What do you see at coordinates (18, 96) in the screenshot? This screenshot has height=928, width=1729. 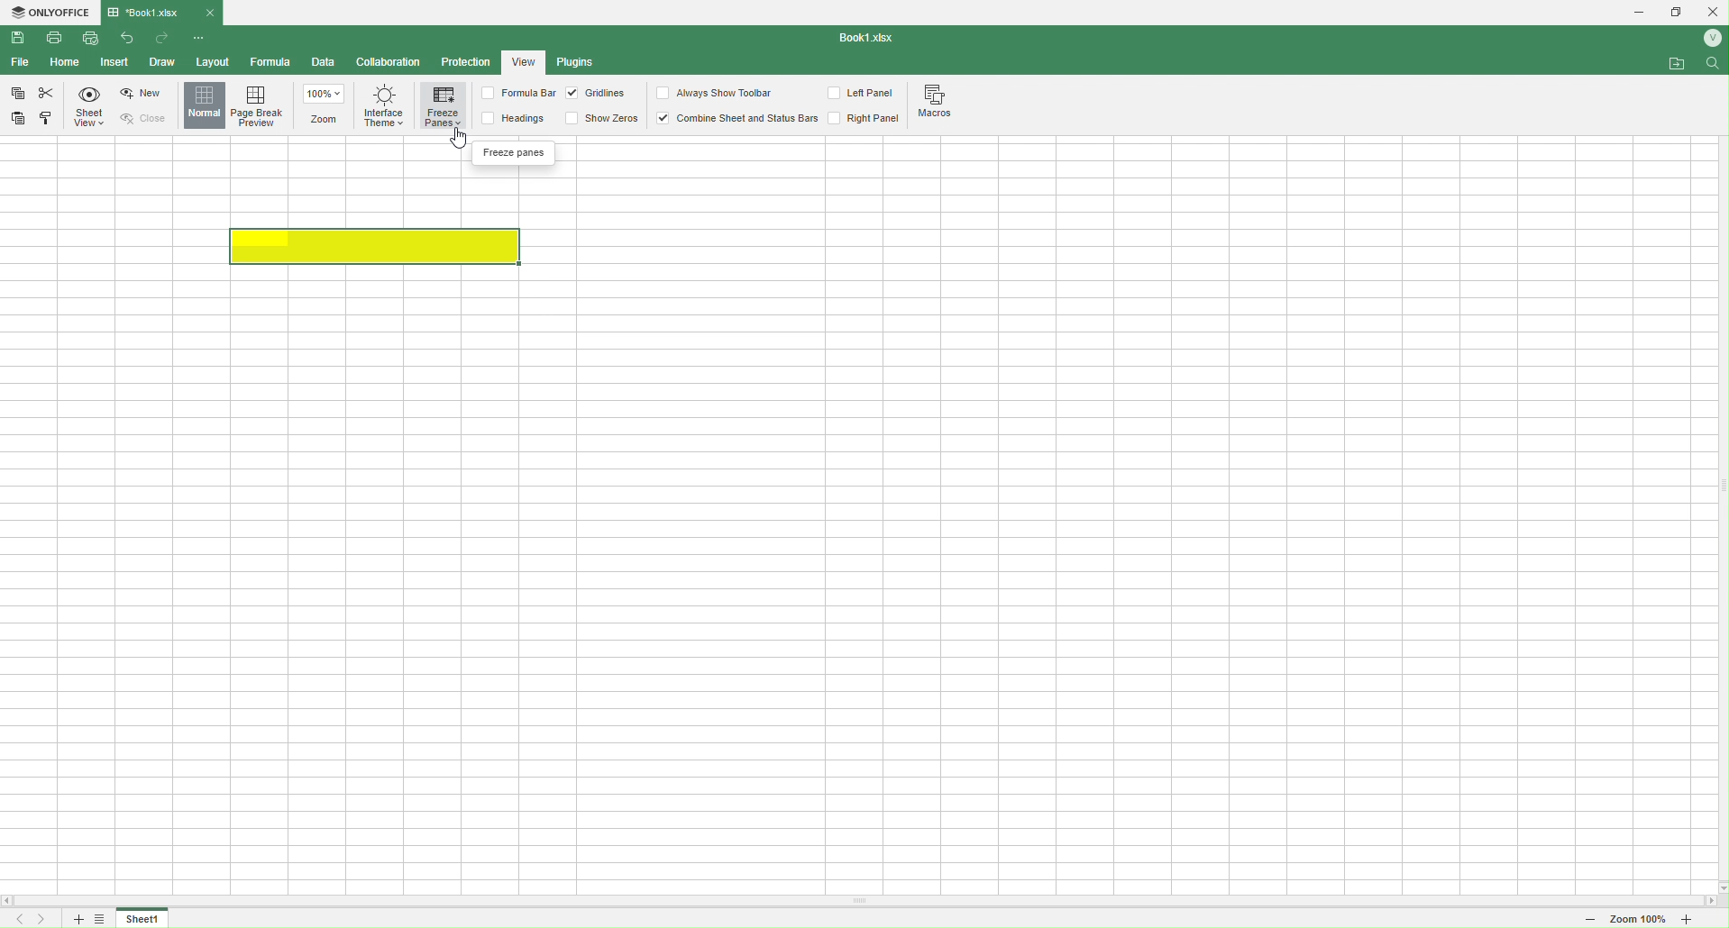 I see `Copy` at bounding box center [18, 96].